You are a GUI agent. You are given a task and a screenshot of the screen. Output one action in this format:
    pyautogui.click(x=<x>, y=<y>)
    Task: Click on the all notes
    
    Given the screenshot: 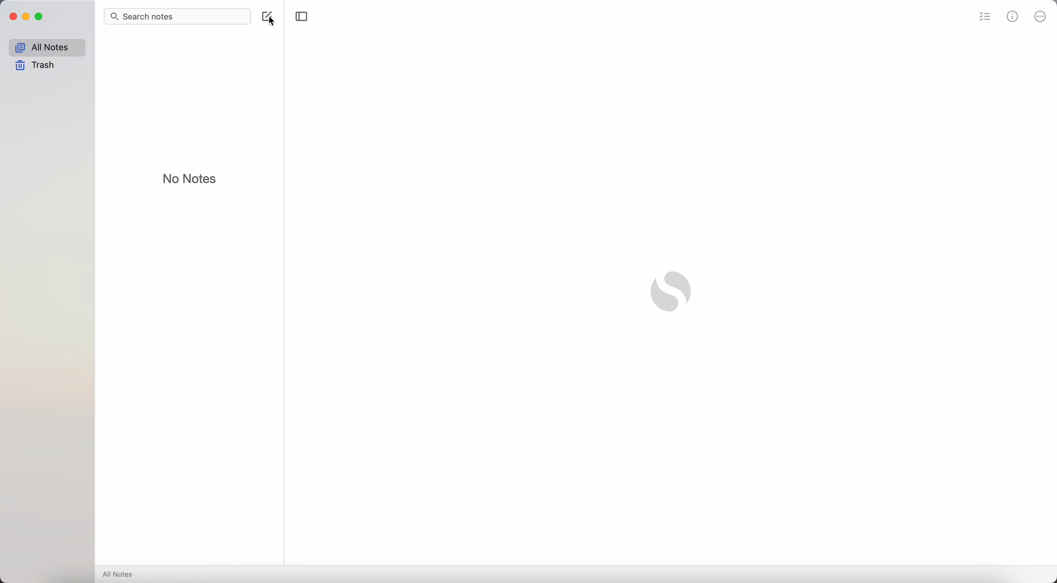 What is the action you would take?
    pyautogui.click(x=46, y=46)
    